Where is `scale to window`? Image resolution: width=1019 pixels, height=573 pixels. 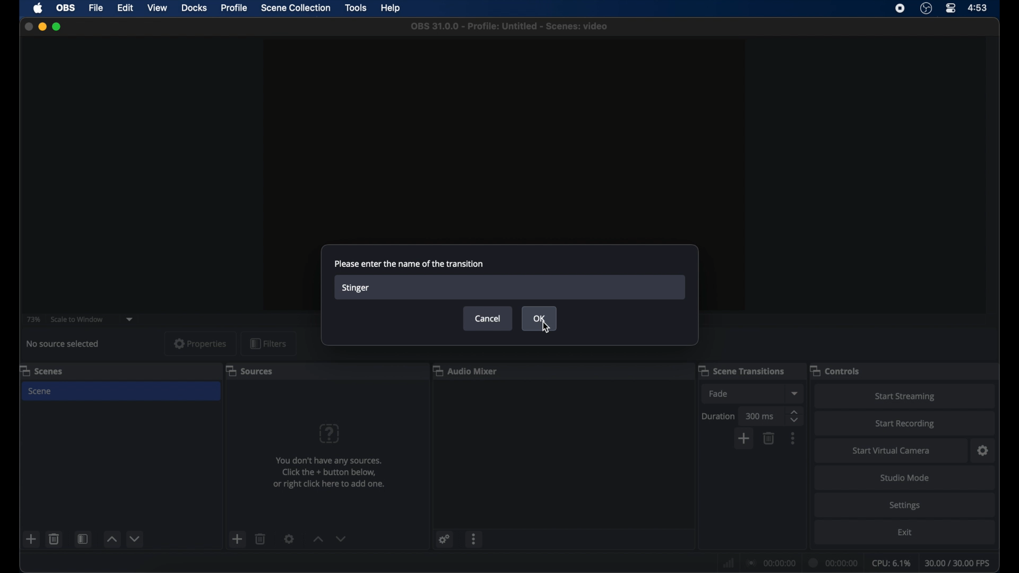
scale to window is located at coordinates (79, 320).